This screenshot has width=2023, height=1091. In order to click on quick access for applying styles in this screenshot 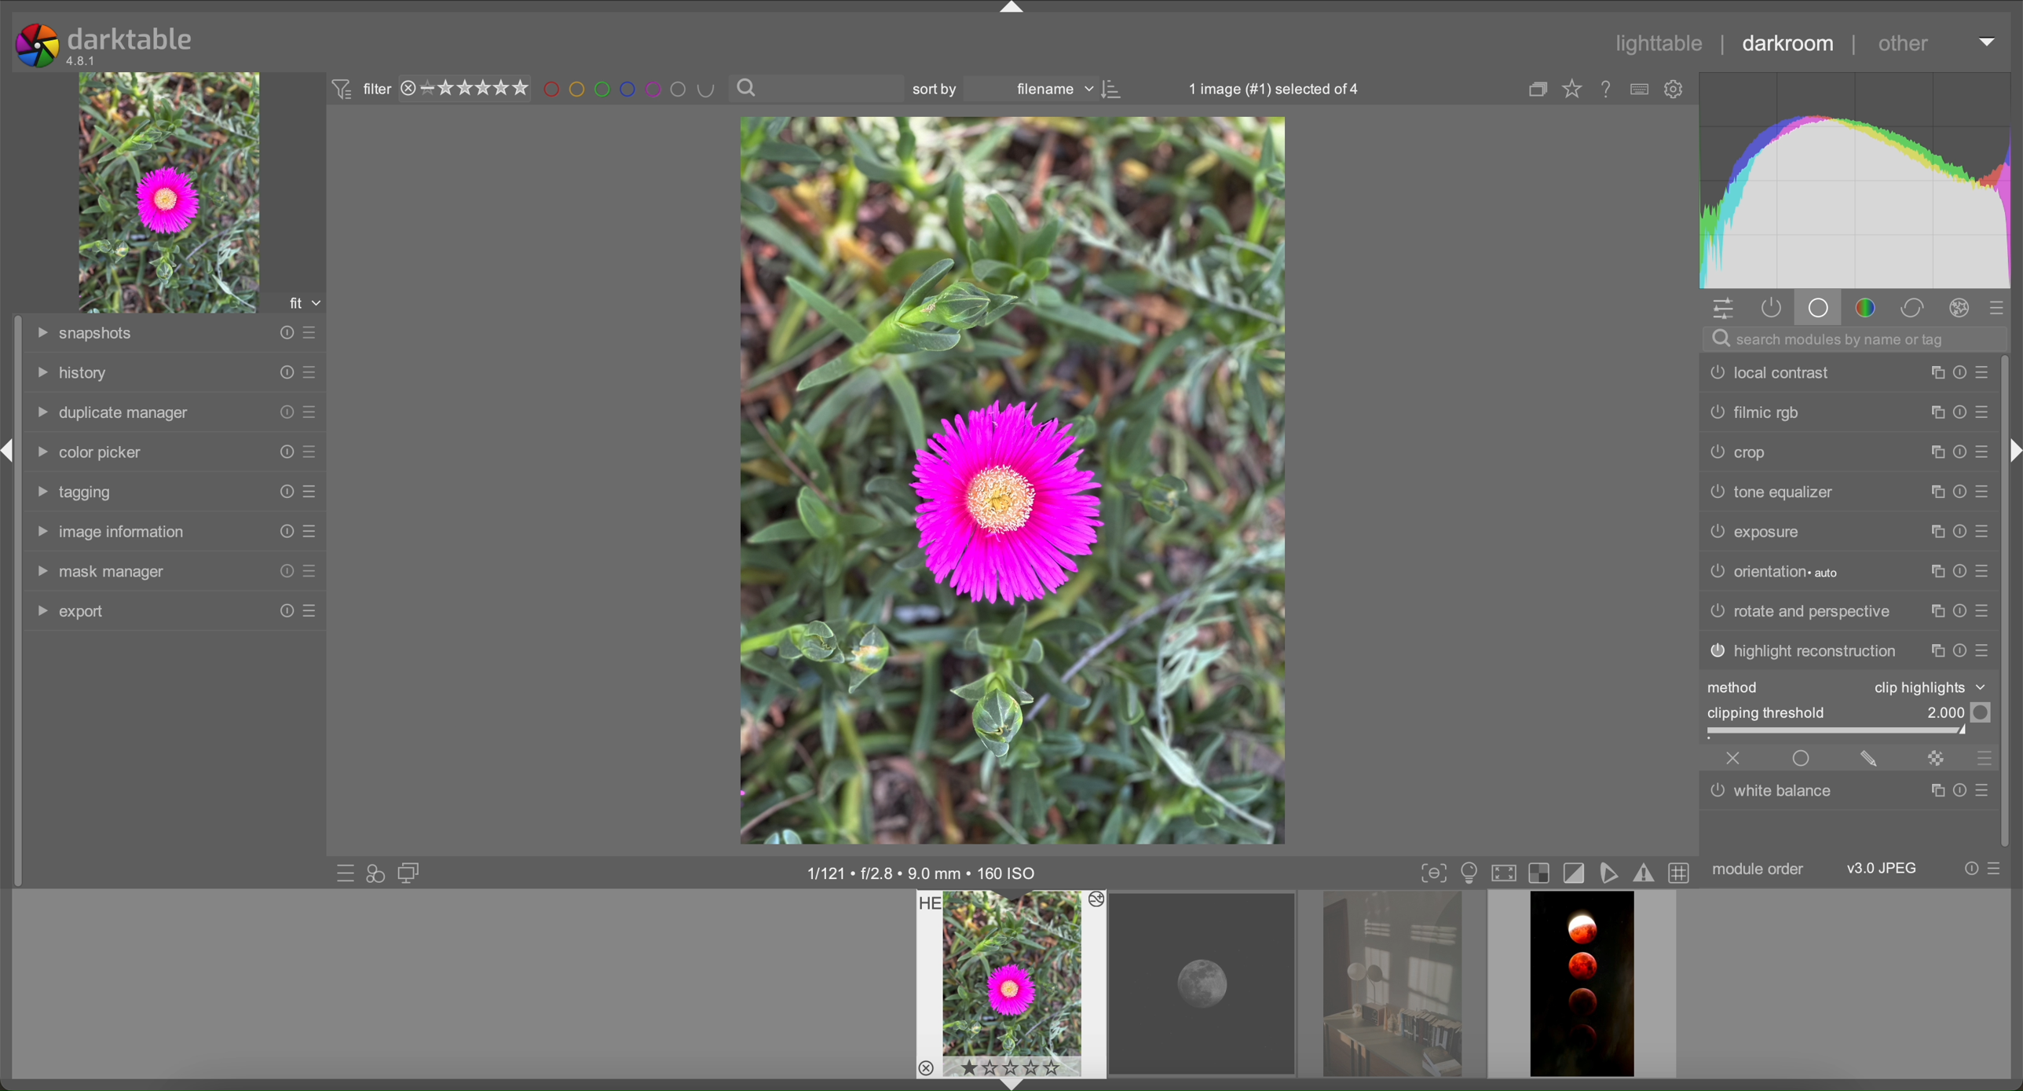, I will do `click(377, 873)`.